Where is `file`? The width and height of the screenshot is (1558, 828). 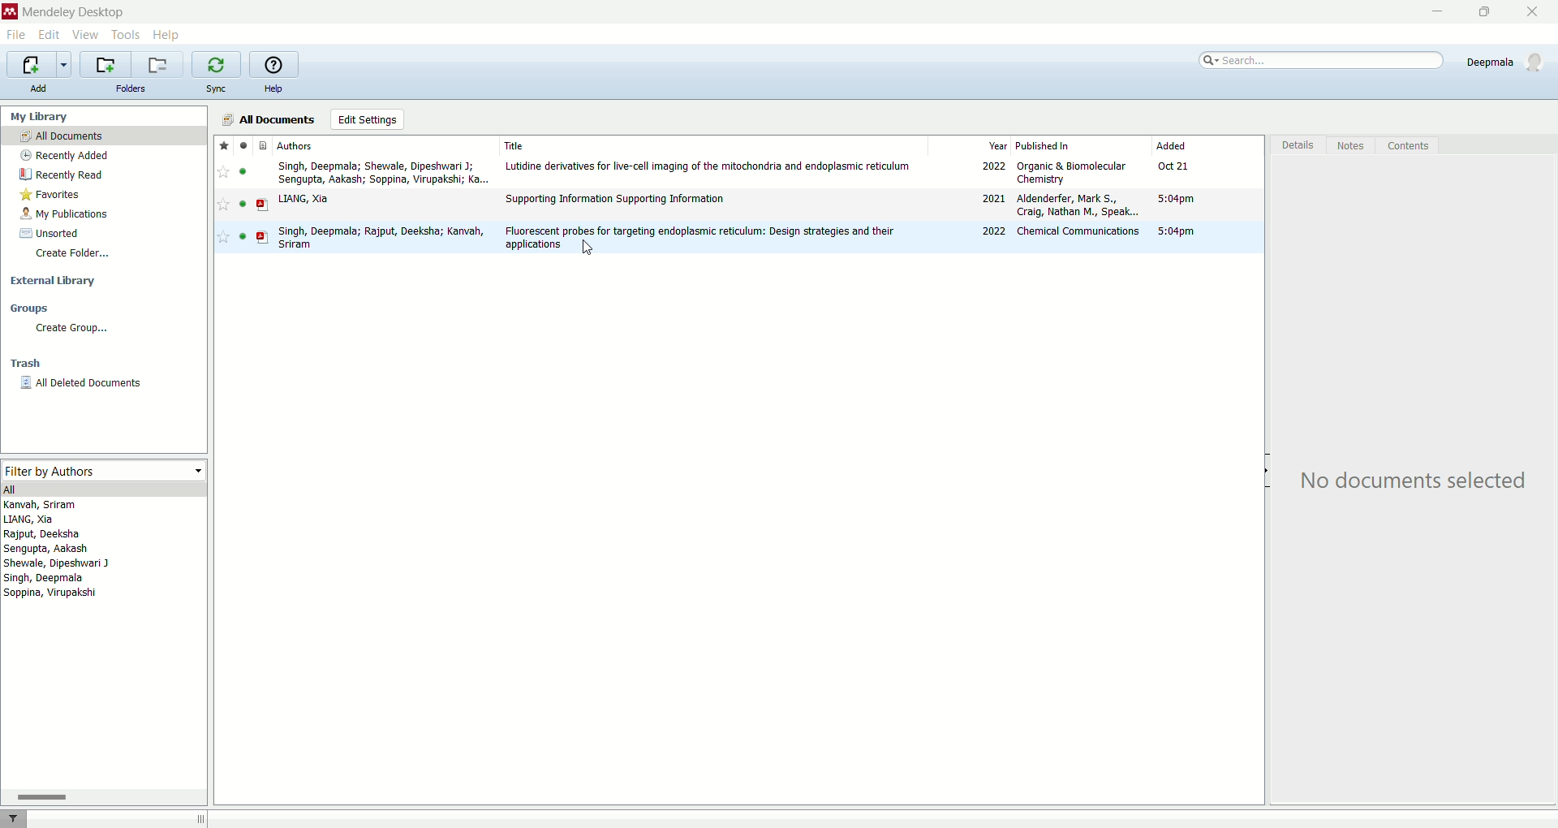 file is located at coordinates (17, 35).